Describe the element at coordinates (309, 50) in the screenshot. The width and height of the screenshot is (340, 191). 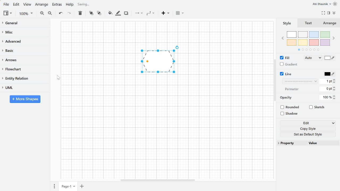
I see `Indicates more section of colours to choose from` at that location.